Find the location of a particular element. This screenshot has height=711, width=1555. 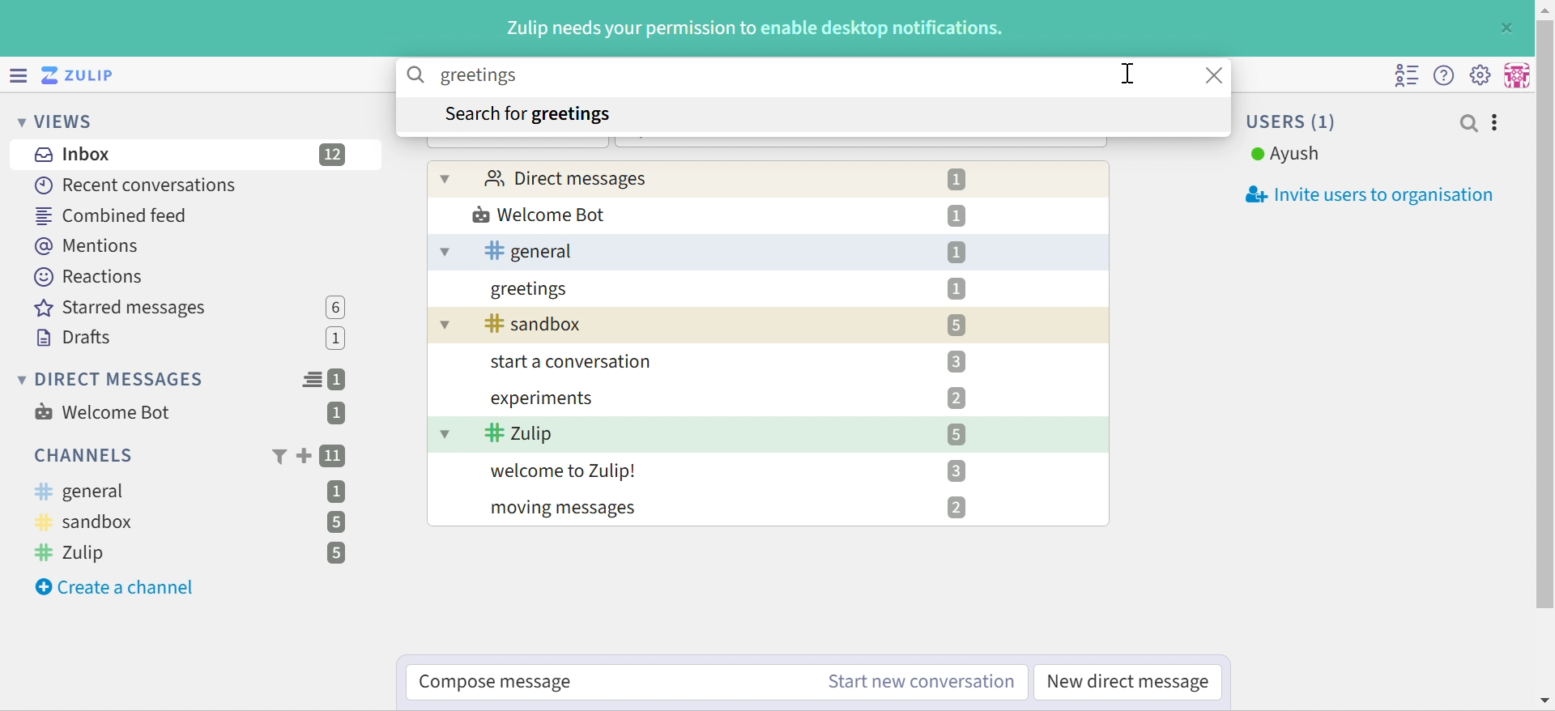

Options is located at coordinates (1496, 123).